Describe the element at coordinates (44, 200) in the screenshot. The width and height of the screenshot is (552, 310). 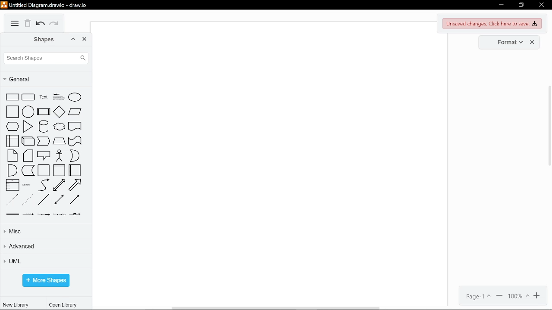
I see `line` at that location.